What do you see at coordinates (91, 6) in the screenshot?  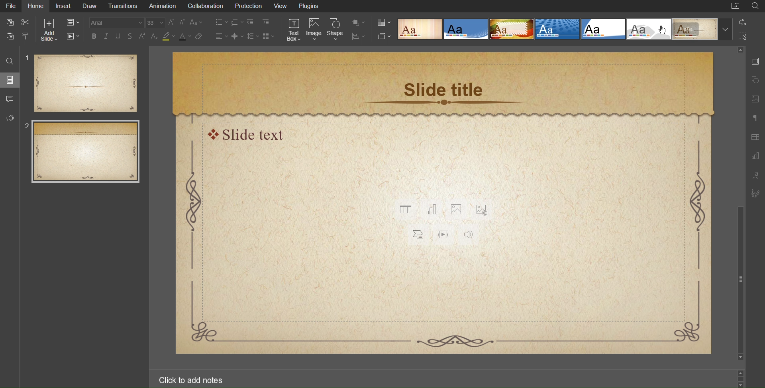 I see `Draw` at bounding box center [91, 6].